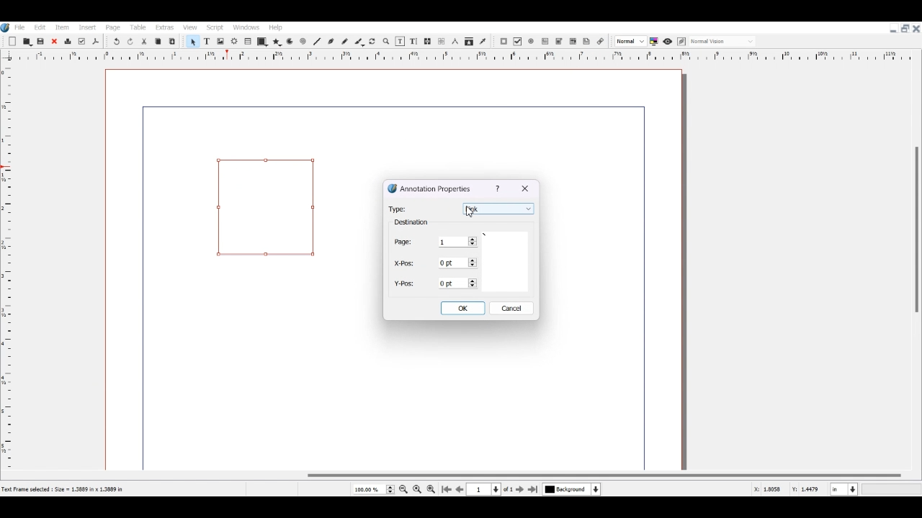 Image resolution: width=922 pixels, height=518 pixels. I want to click on X, Y Co-ordinate, so click(769, 489).